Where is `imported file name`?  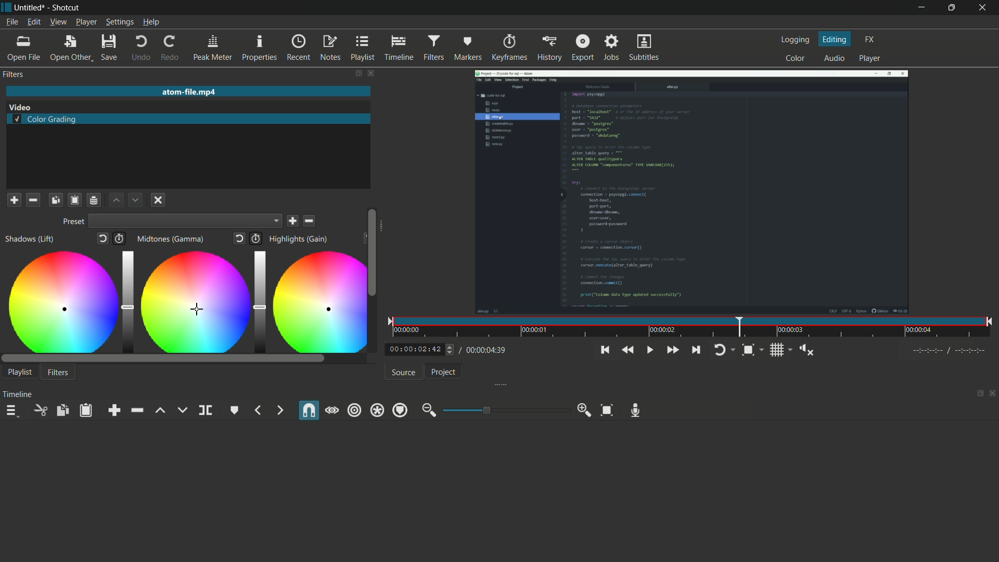 imported file name is located at coordinates (187, 92).